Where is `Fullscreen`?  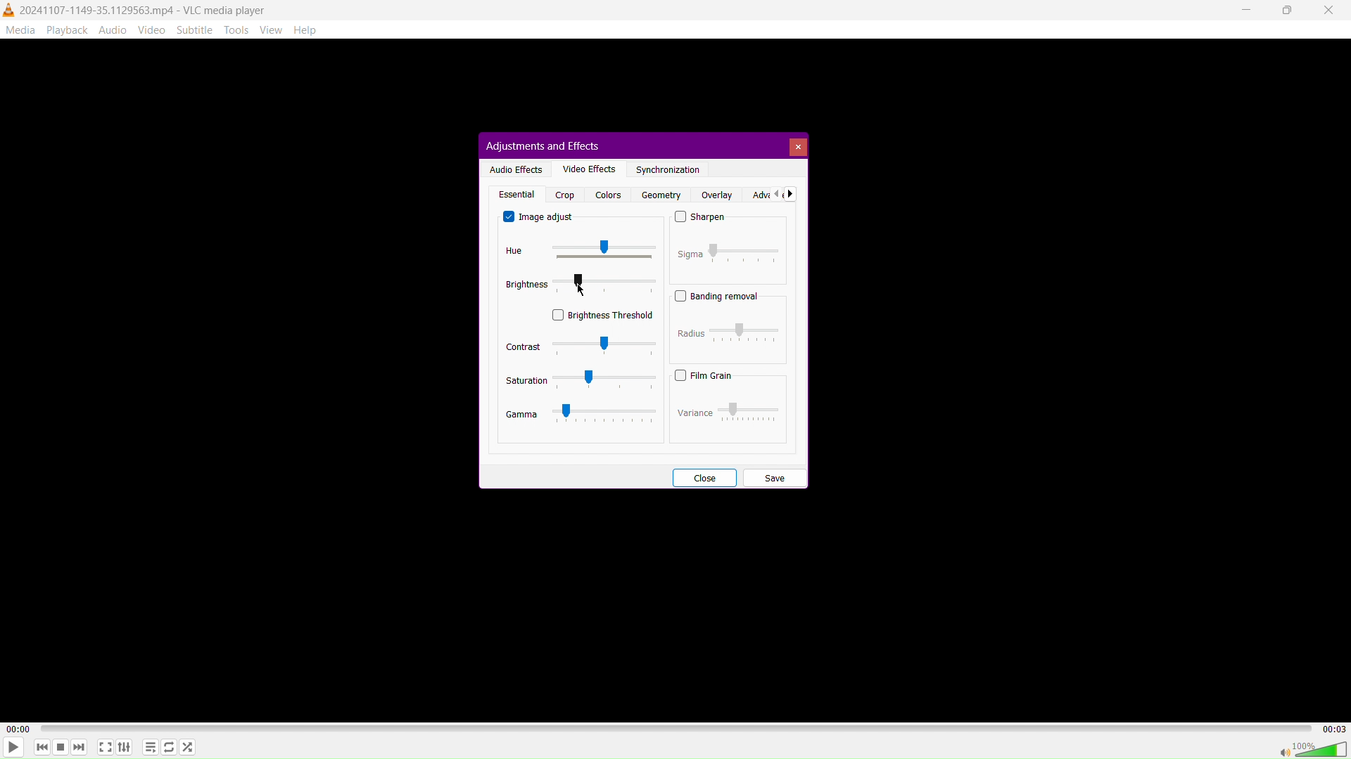
Fullscreen is located at coordinates (105, 747).